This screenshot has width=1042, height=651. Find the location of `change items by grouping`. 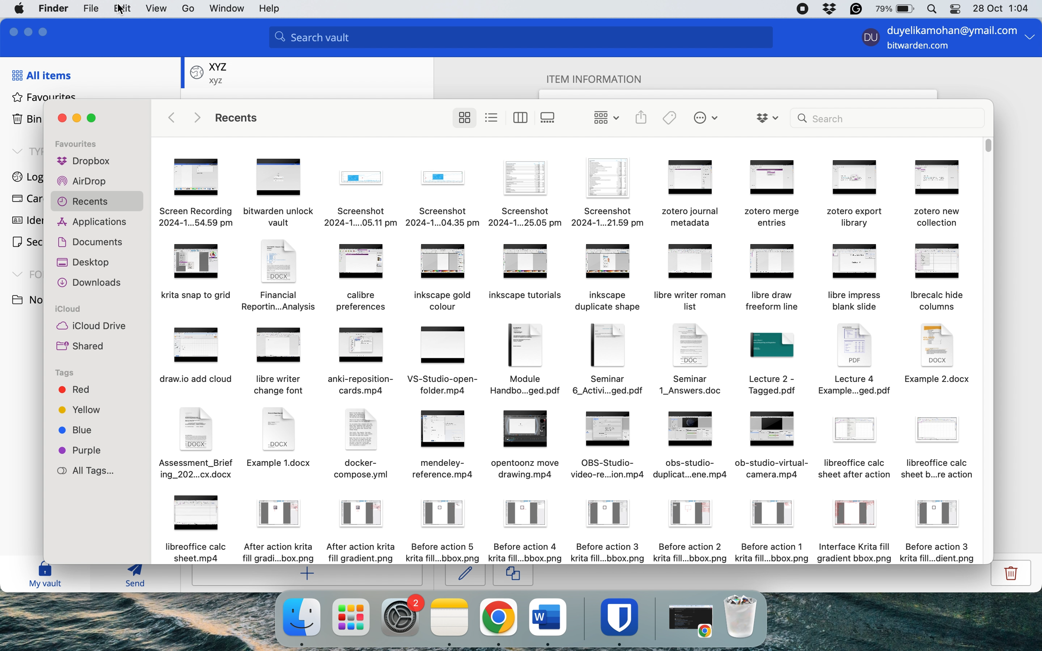

change items by grouping is located at coordinates (602, 117).